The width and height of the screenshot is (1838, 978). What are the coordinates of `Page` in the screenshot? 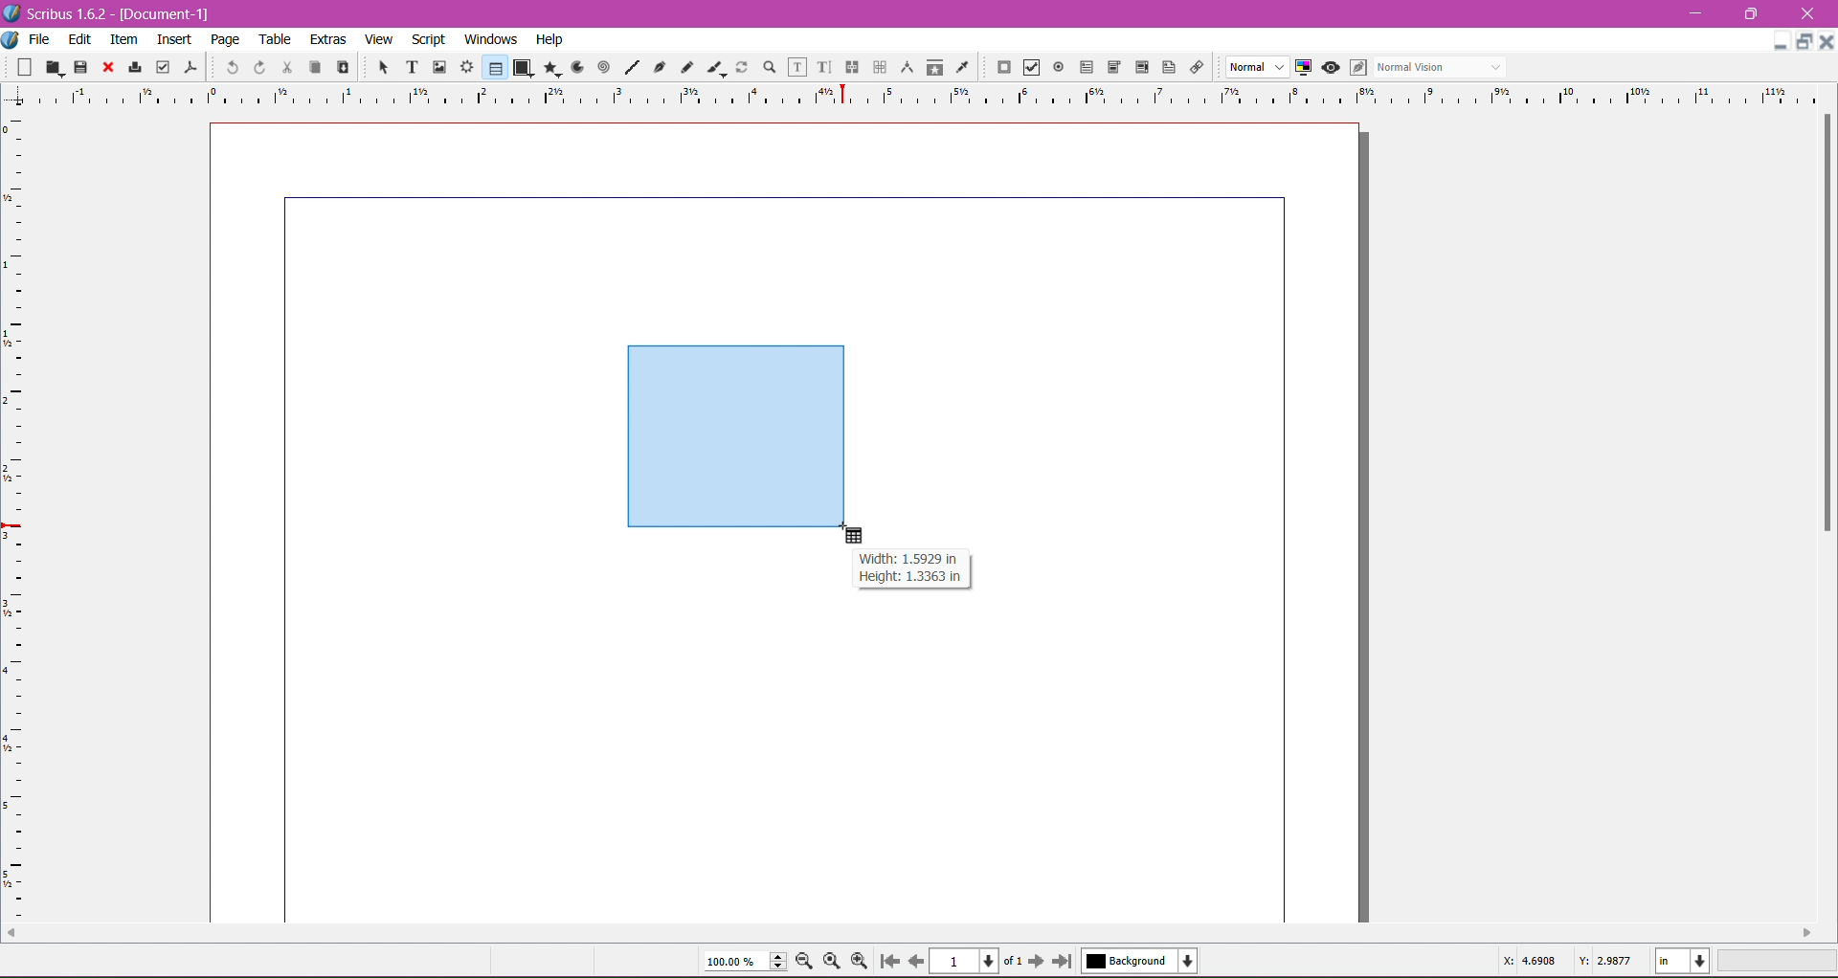 It's located at (223, 39).